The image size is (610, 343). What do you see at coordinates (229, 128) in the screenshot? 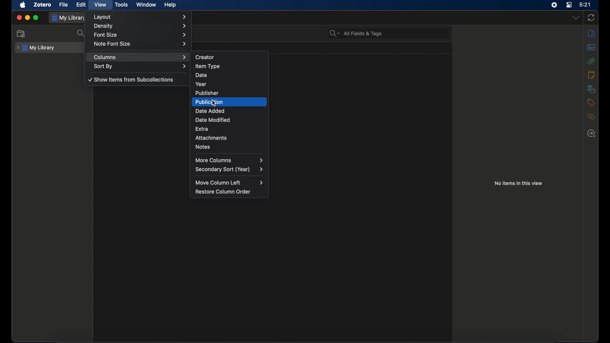
I see `extra` at bounding box center [229, 128].